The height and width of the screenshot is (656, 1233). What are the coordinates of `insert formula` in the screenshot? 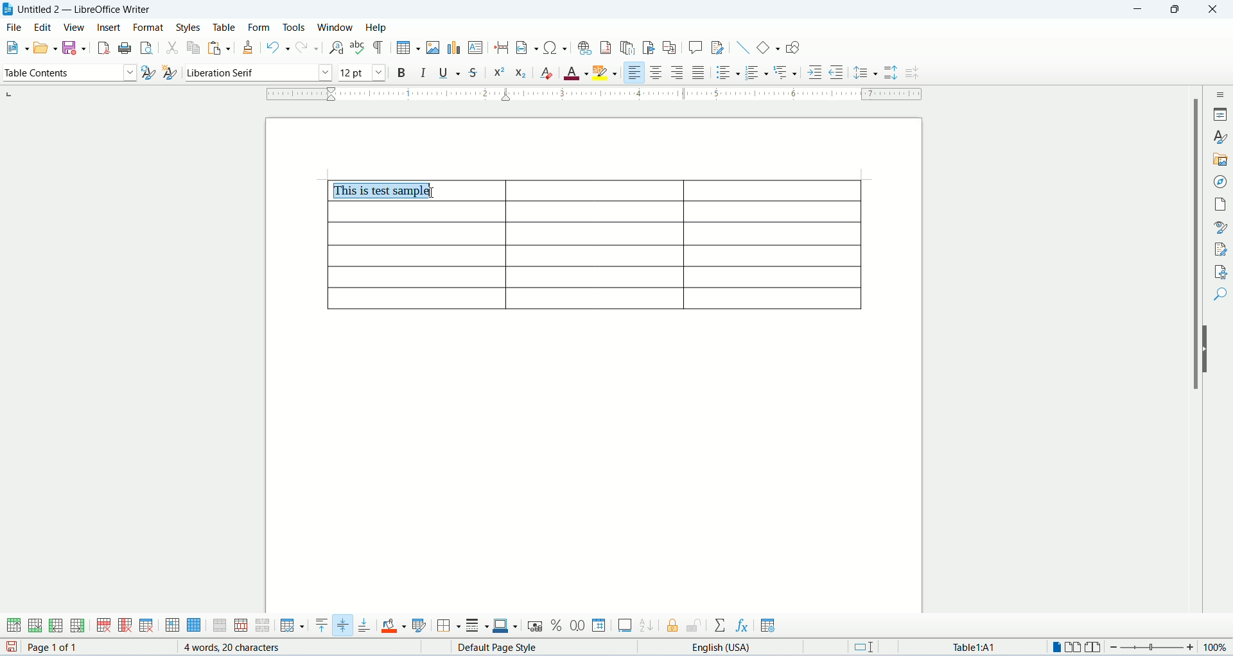 It's located at (740, 625).